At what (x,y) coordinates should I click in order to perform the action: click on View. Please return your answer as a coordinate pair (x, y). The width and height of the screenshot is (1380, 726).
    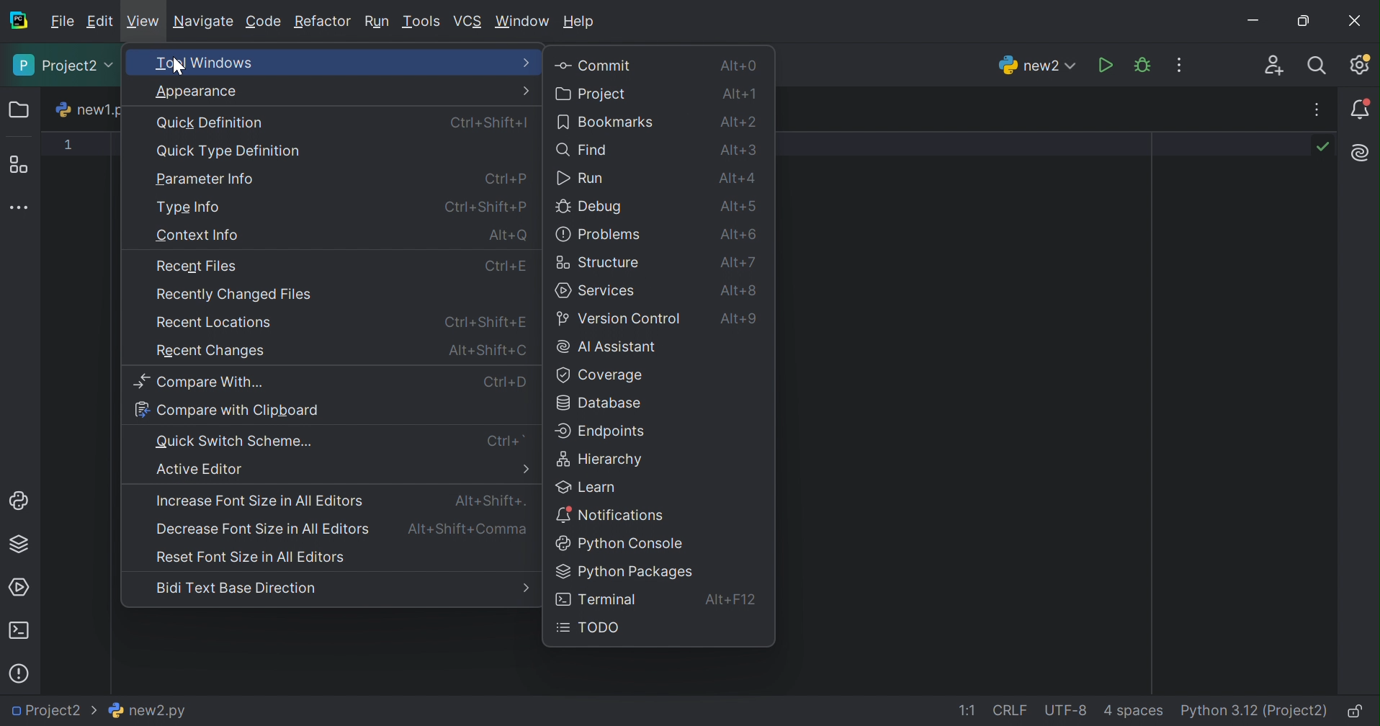
    Looking at the image, I should click on (143, 23).